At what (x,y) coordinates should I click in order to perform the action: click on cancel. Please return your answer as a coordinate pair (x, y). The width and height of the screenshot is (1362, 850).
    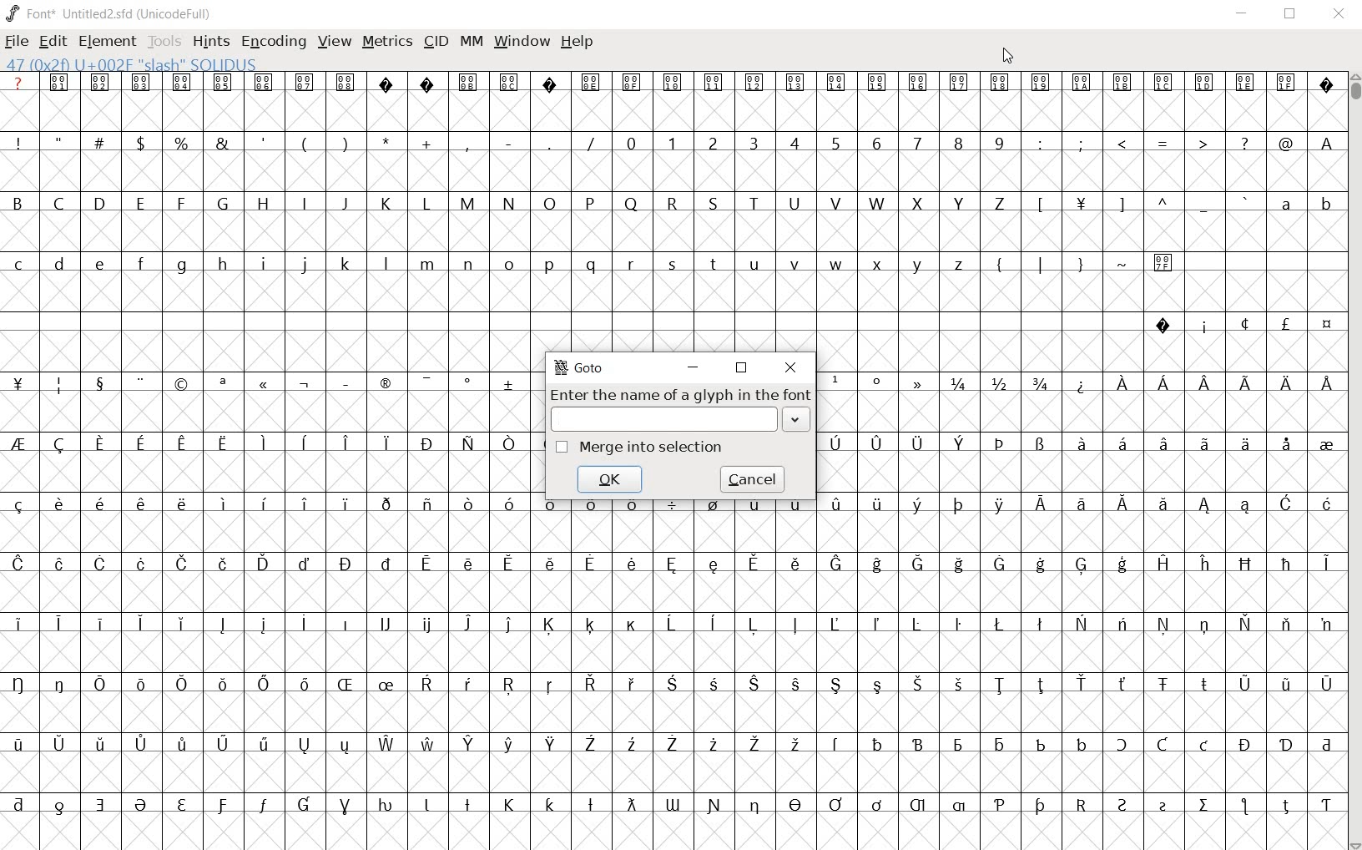
    Looking at the image, I should click on (751, 479).